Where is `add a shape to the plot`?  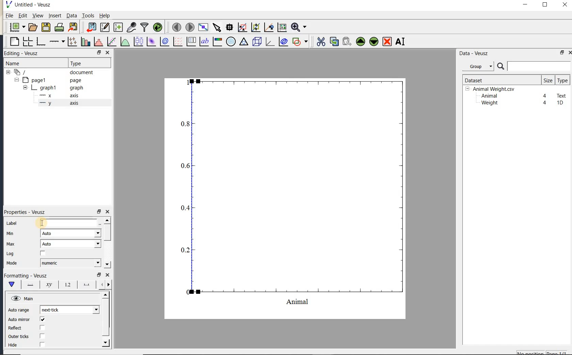
add a shape to the plot is located at coordinates (300, 41).